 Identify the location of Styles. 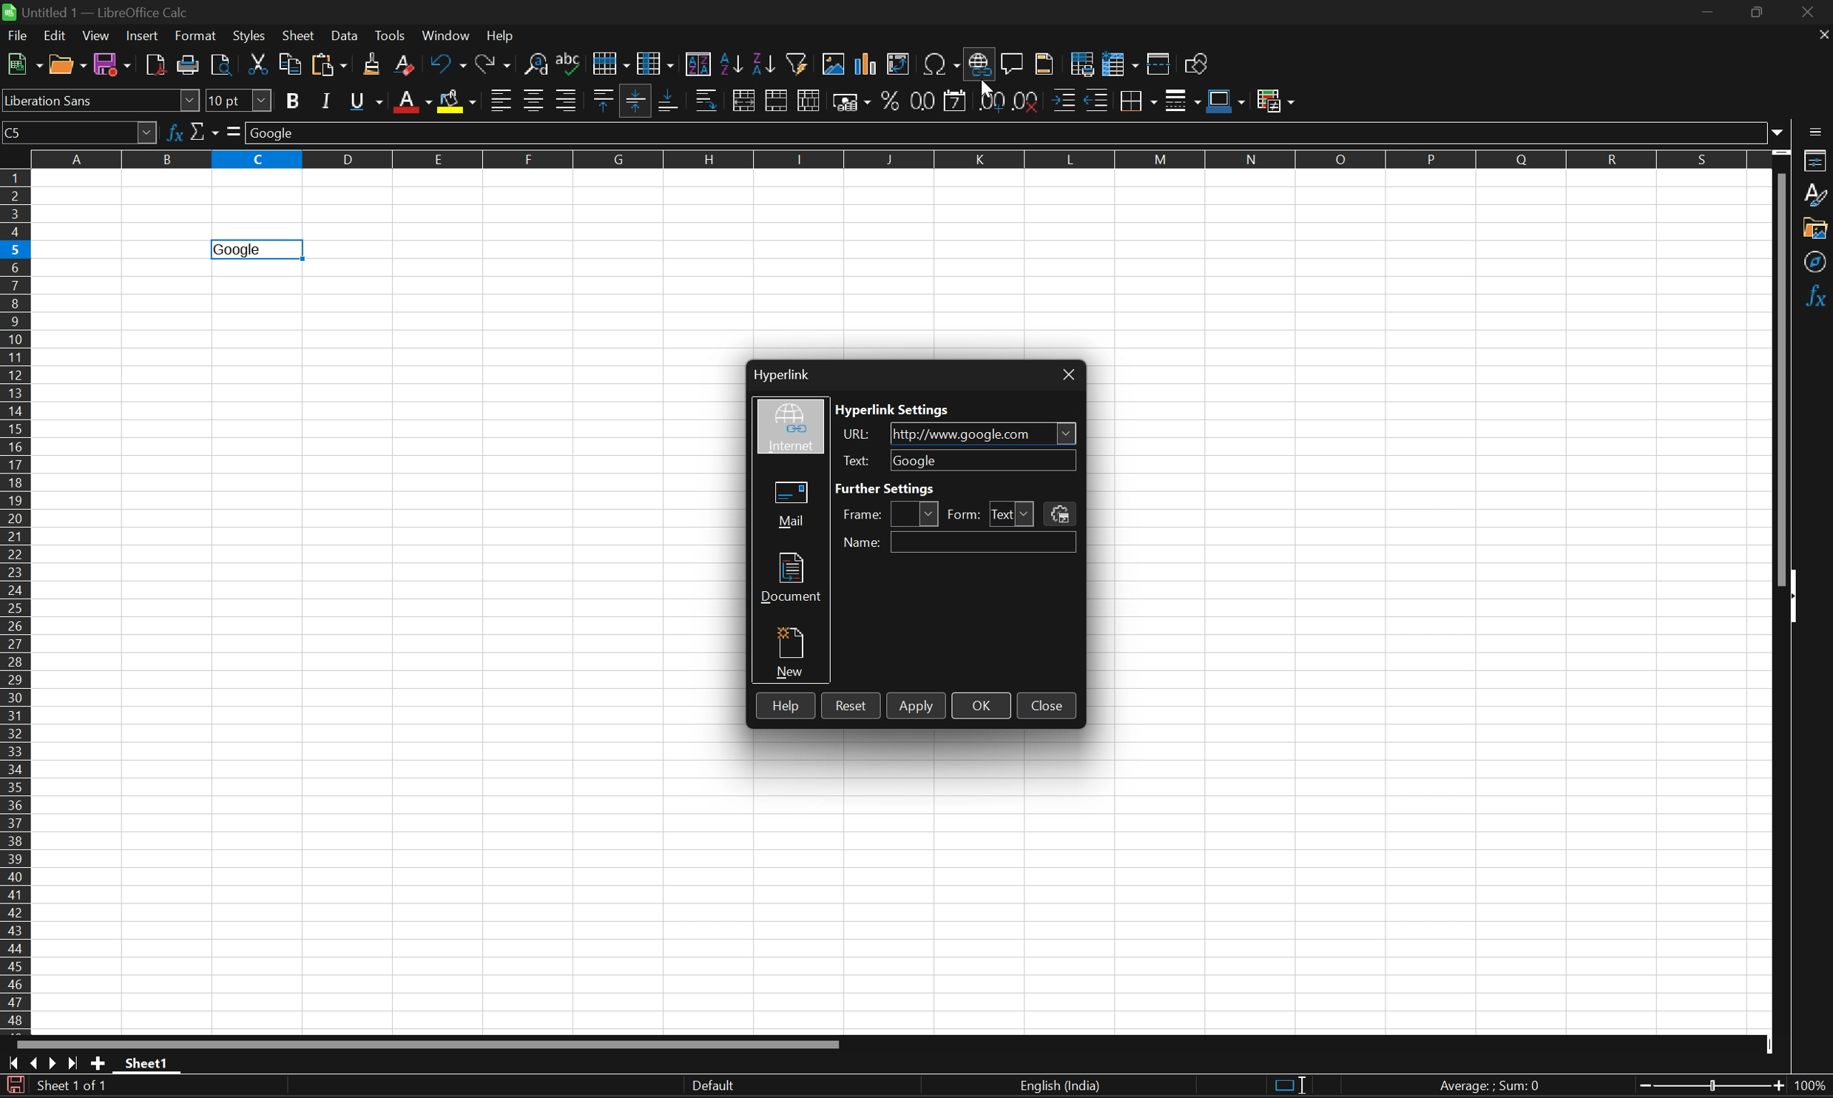
(1817, 195).